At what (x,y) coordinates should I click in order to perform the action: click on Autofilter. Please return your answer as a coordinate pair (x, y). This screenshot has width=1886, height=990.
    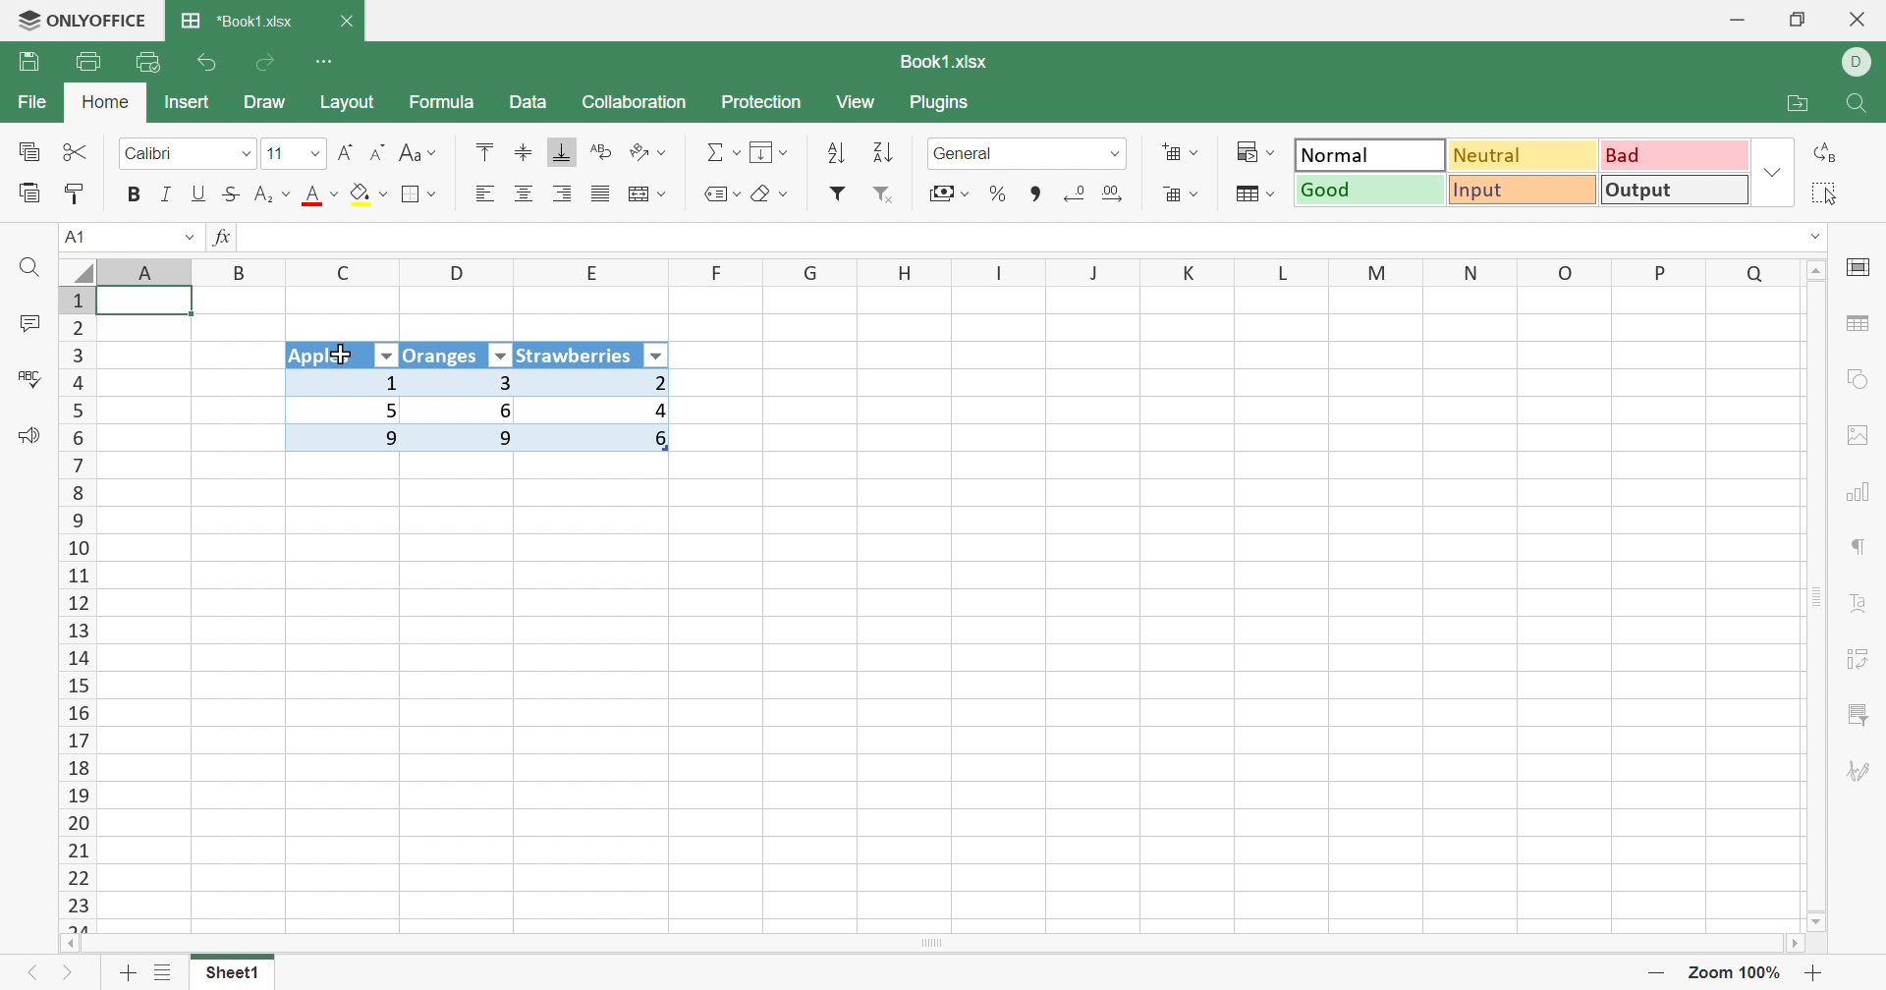
    Looking at the image, I should click on (500, 357).